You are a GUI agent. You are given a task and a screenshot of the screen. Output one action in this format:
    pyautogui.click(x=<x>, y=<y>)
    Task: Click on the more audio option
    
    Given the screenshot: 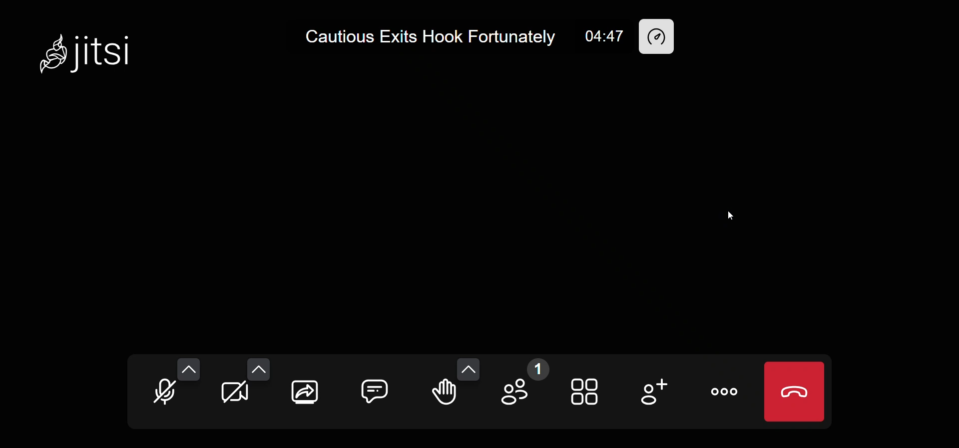 What is the action you would take?
    pyautogui.click(x=187, y=369)
    